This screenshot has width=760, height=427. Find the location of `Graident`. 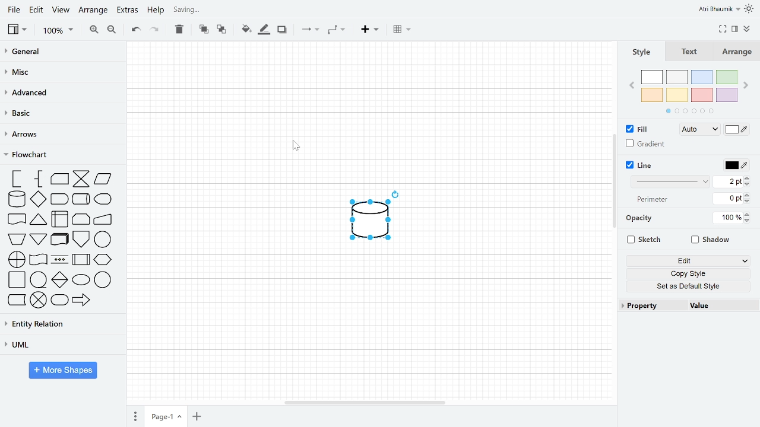

Graident is located at coordinates (645, 144).